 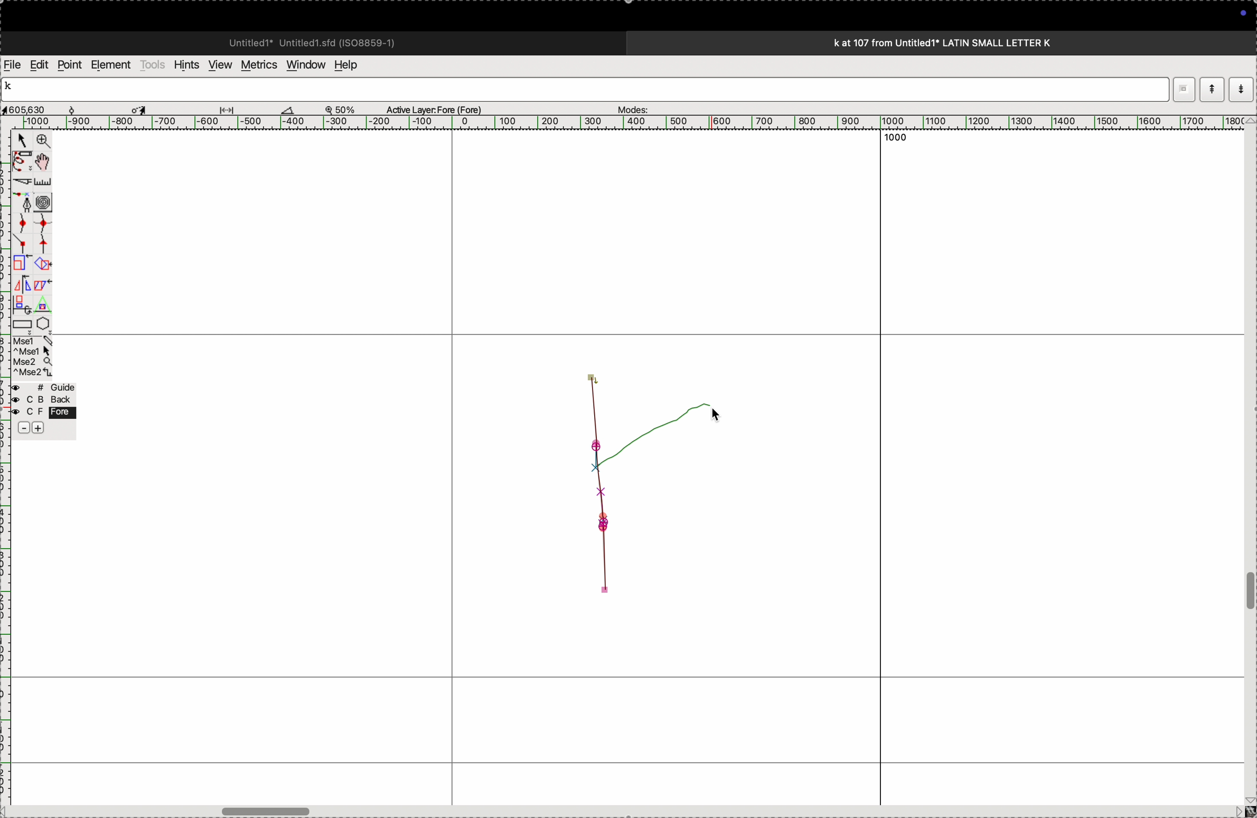 What do you see at coordinates (19, 322) in the screenshot?
I see `rectangle` at bounding box center [19, 322].